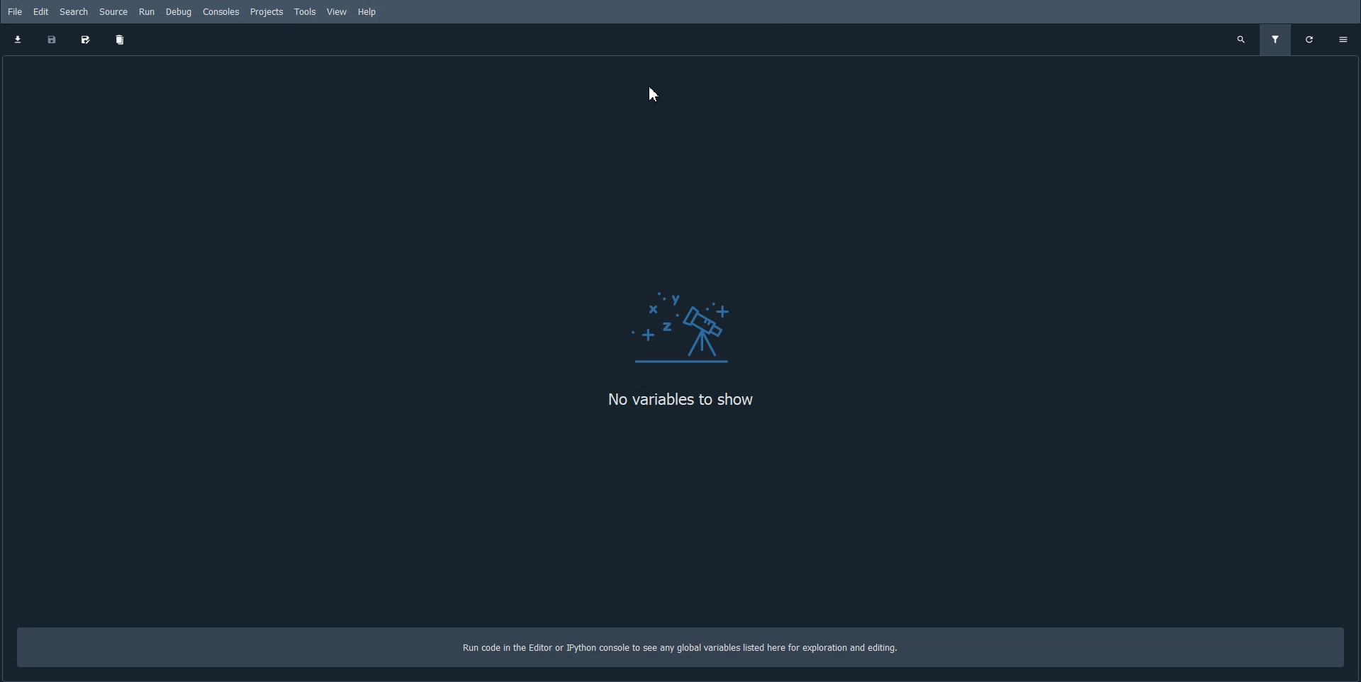 This screenshot has height=682, width=1361. I want to click on Search, so click(74, 11).